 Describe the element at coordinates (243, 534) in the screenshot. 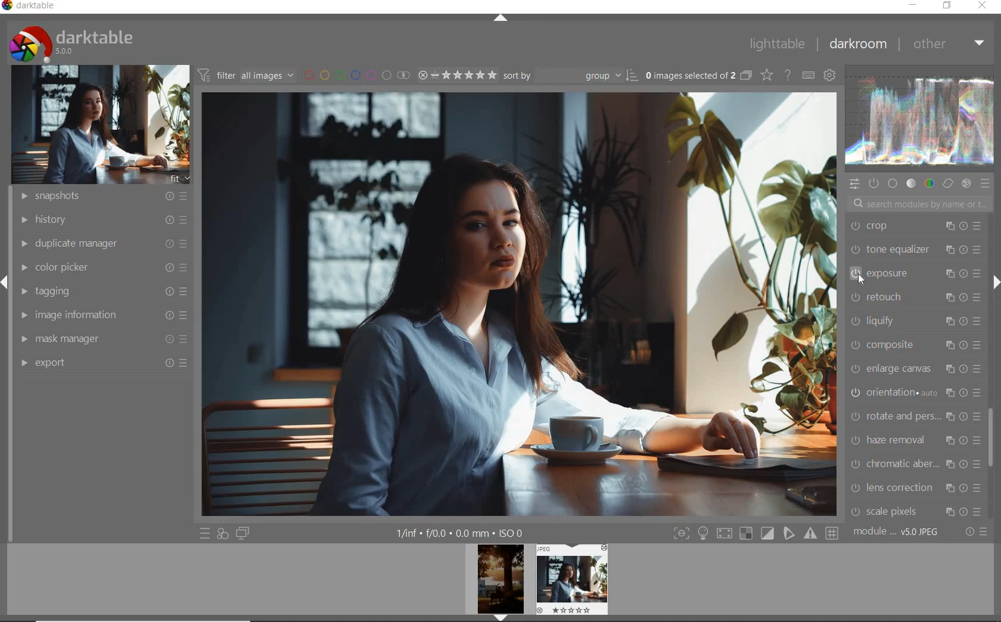

I see `DISPLAY A SECOND DARKROOM IMAGE WINDOW` at that location.